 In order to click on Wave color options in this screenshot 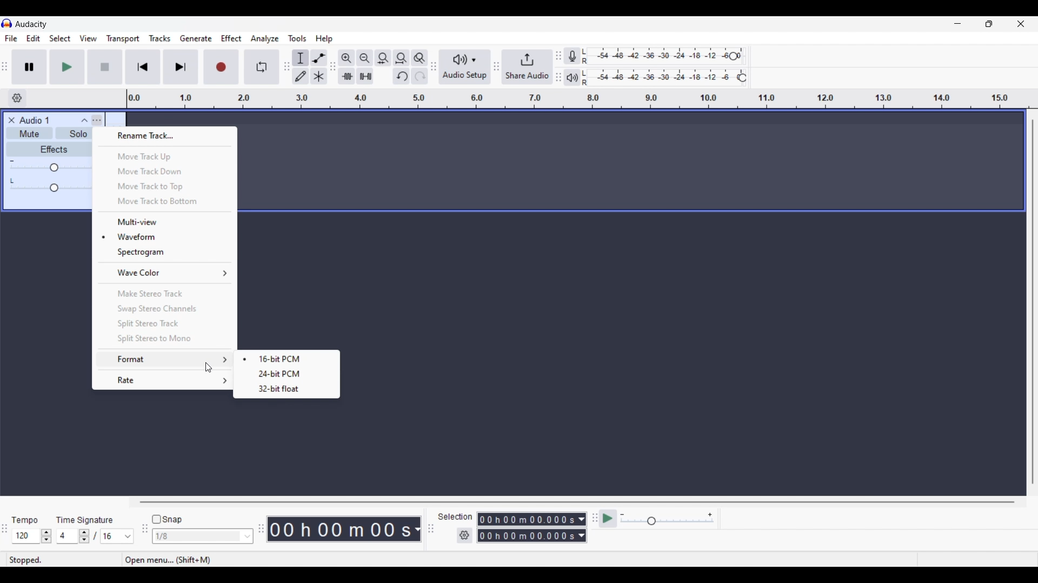, I will do `click(166, 273)`.